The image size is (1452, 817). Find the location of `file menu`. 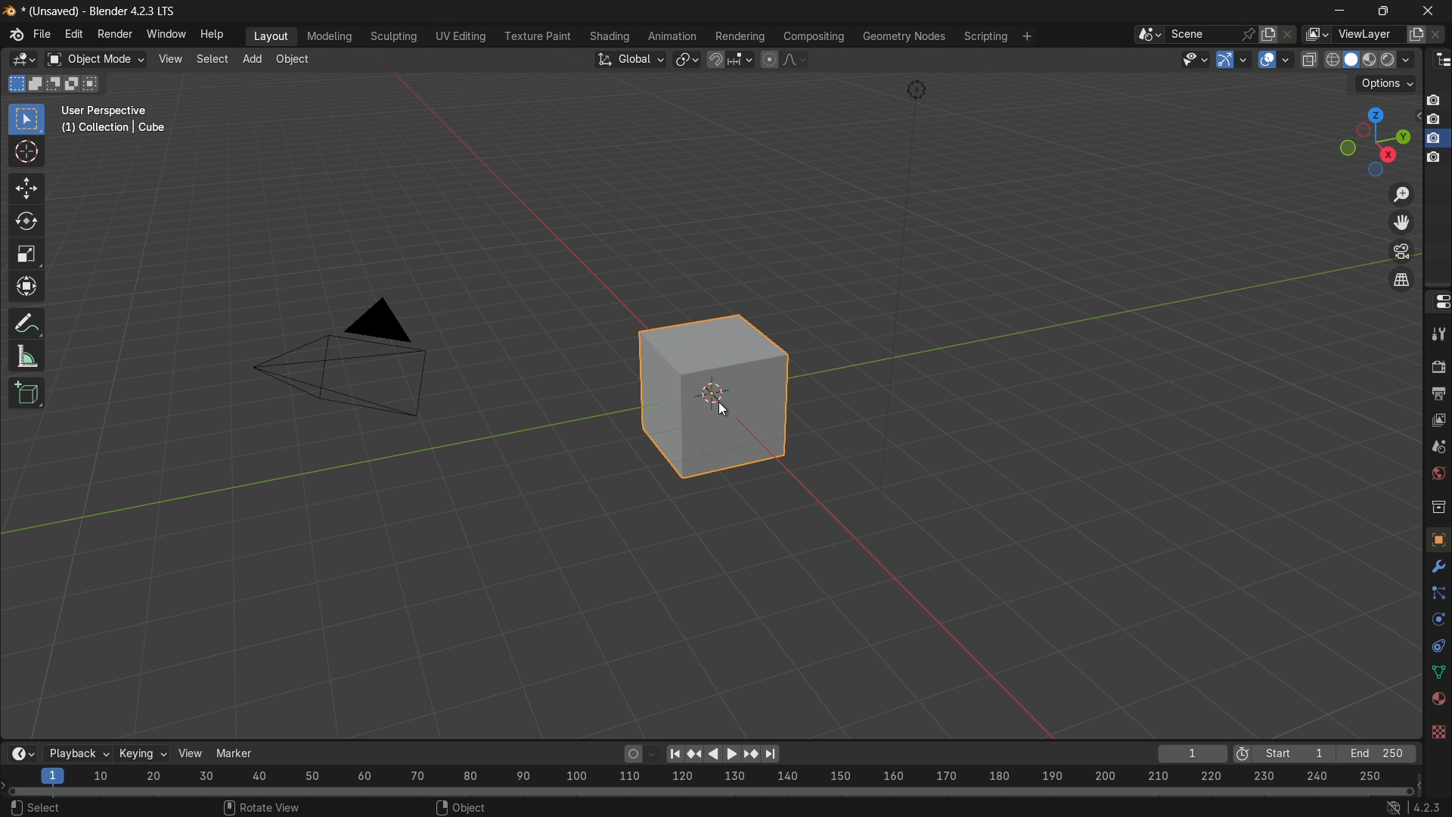

file menu is located at coordinates (42, 33).